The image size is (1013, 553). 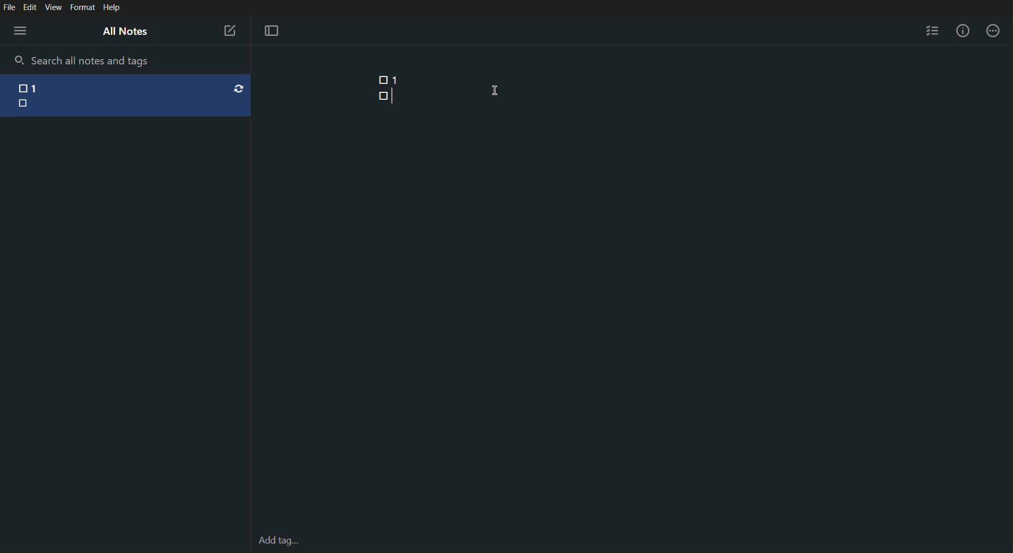 What do you see at coordinates (124, 31) in the screenshot?
I see `All Notes` at bounding box center [124, 31].